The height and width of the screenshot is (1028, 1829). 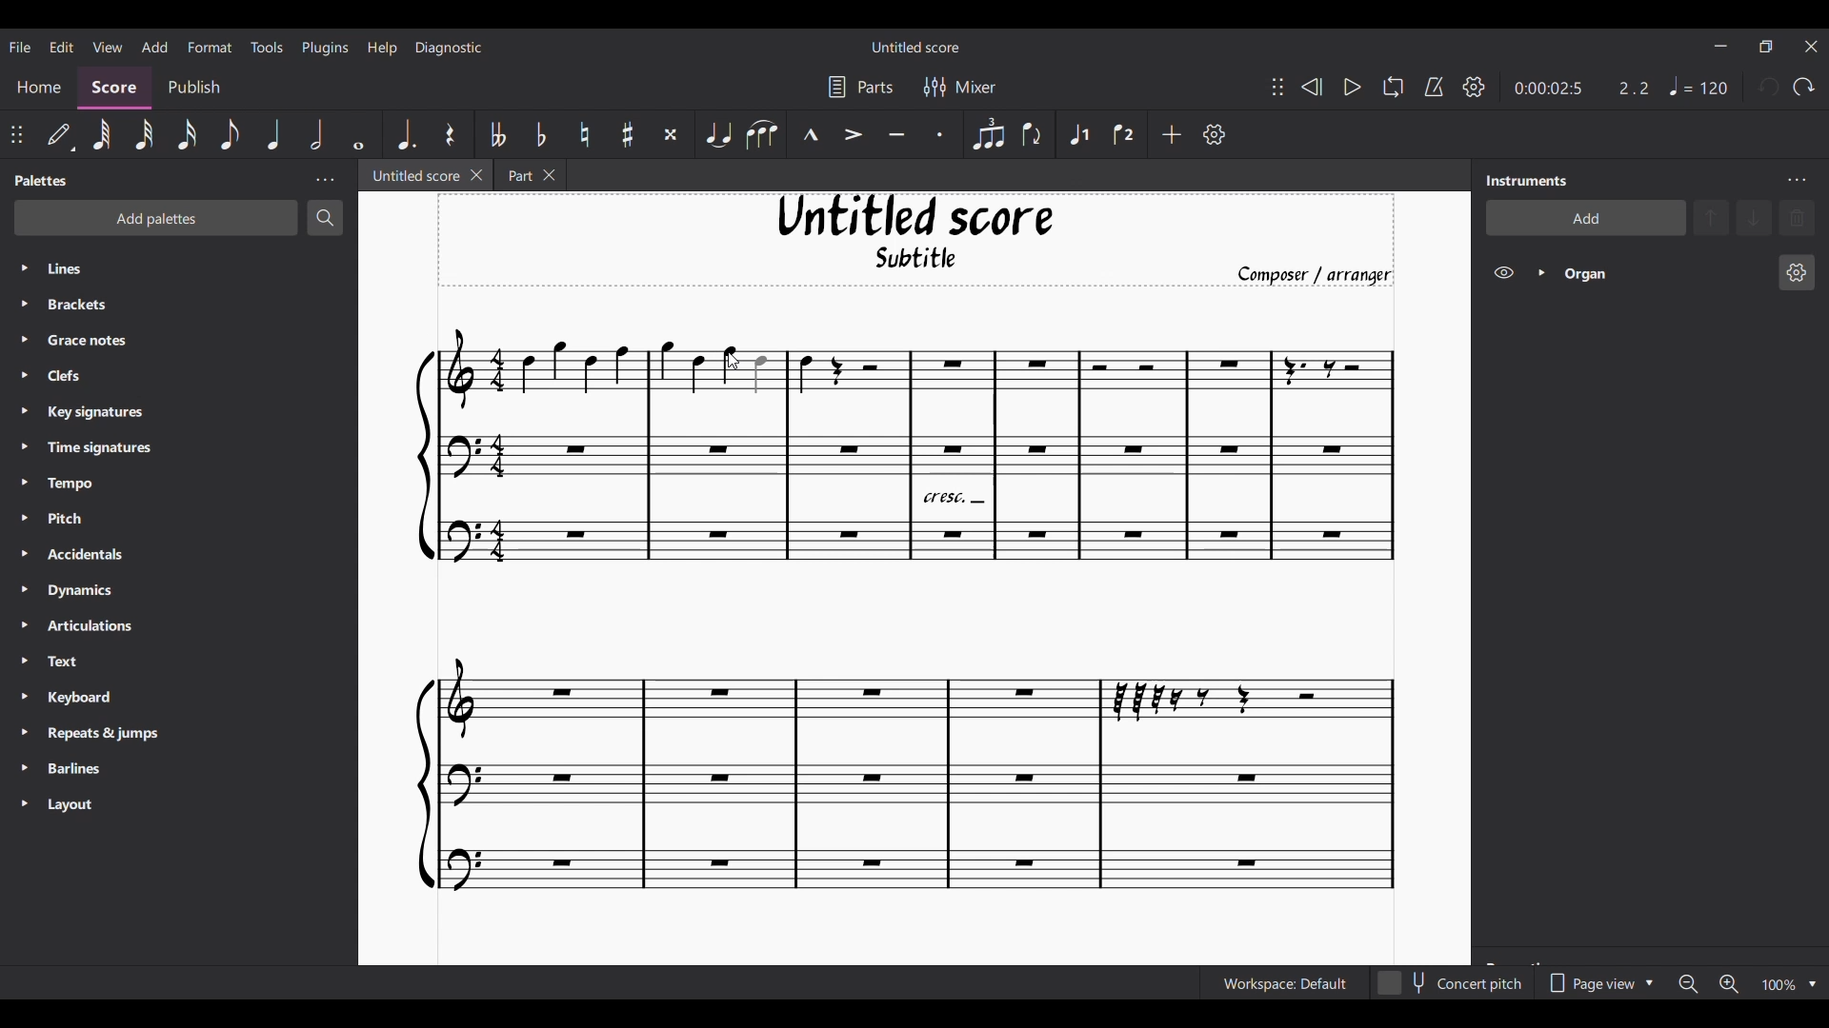 What do you see at coordinates (861, 87) in the screenshot?
I see `Parts settings` at bounding box center [861, 87].